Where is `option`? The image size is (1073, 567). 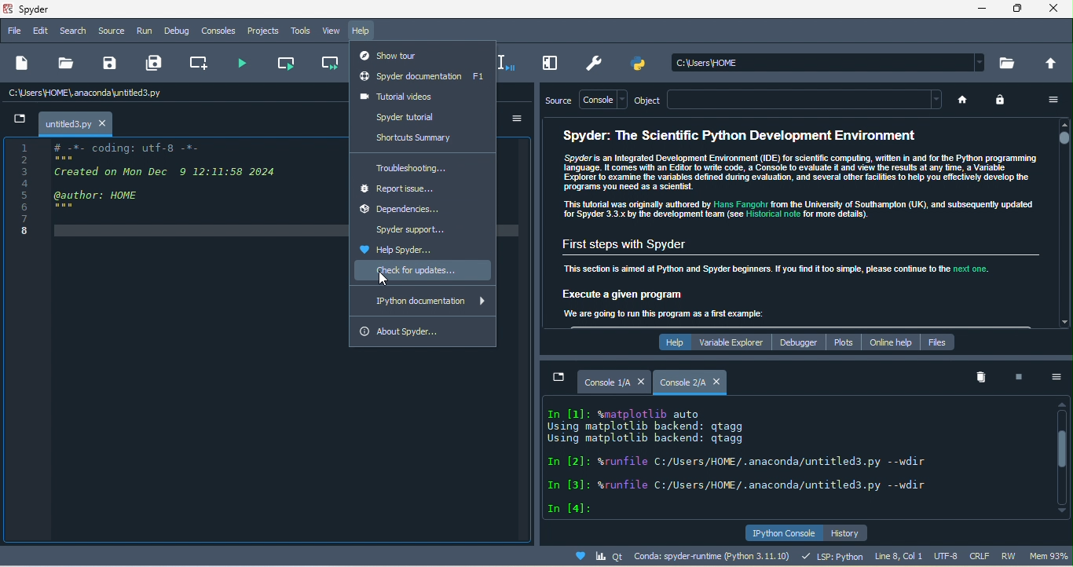
option is located at coordinates (1057, 379).